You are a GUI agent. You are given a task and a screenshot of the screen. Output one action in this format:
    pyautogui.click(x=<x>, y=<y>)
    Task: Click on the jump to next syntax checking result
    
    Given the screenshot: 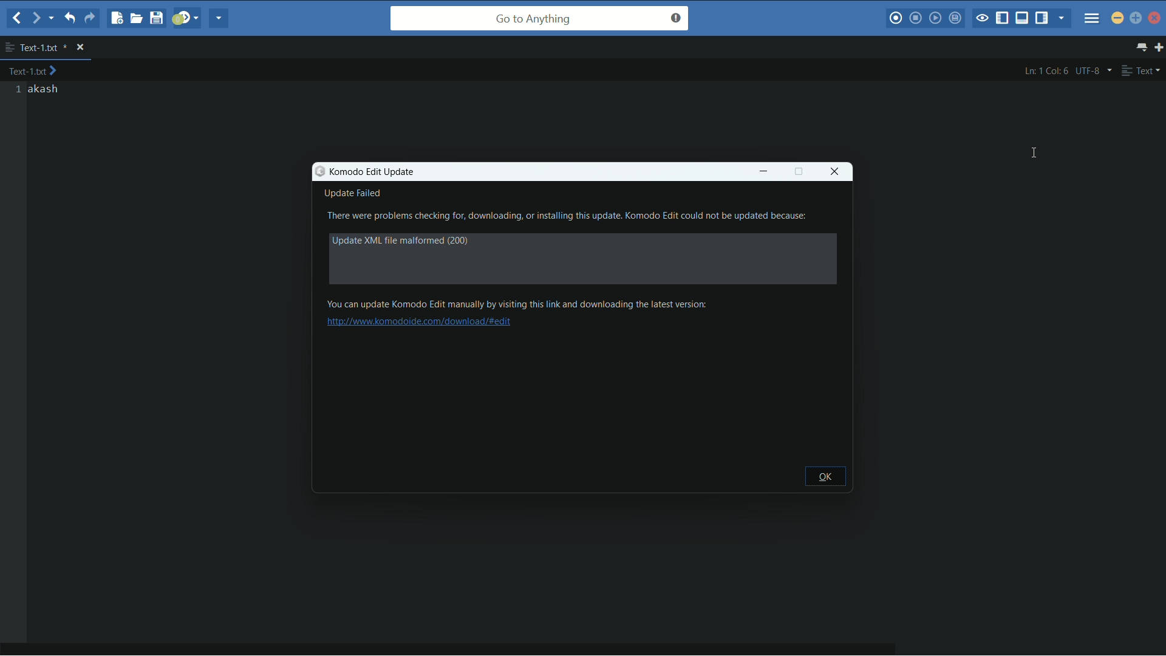 What is the action you would take?
    pyautogui.click(x=187, y=18)
    